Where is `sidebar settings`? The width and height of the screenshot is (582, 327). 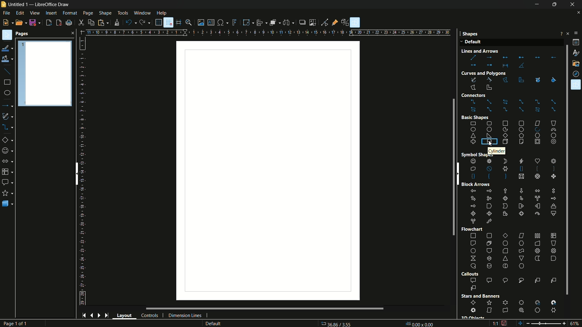
sidebar settings is located at coordinates (575, 33).